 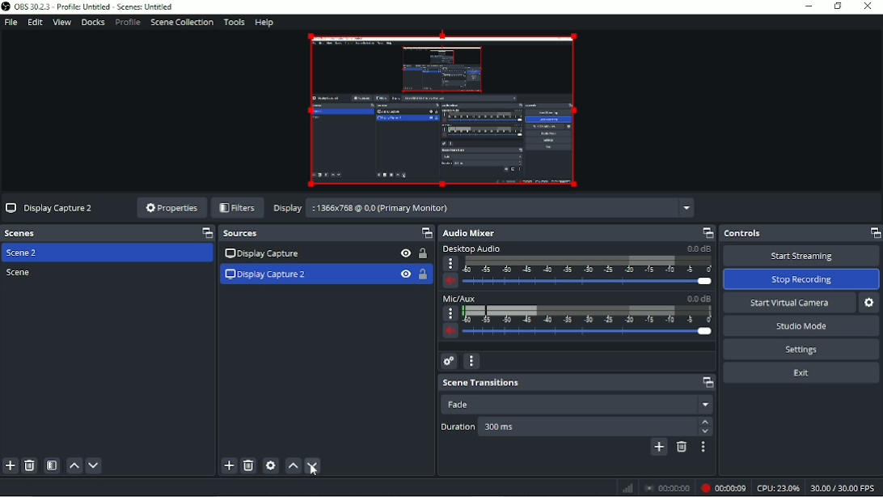 What do you see at coordinates (577, 317) in the screenshot?
I see `Mic/AUX slider` at bounding box center [577, 317].